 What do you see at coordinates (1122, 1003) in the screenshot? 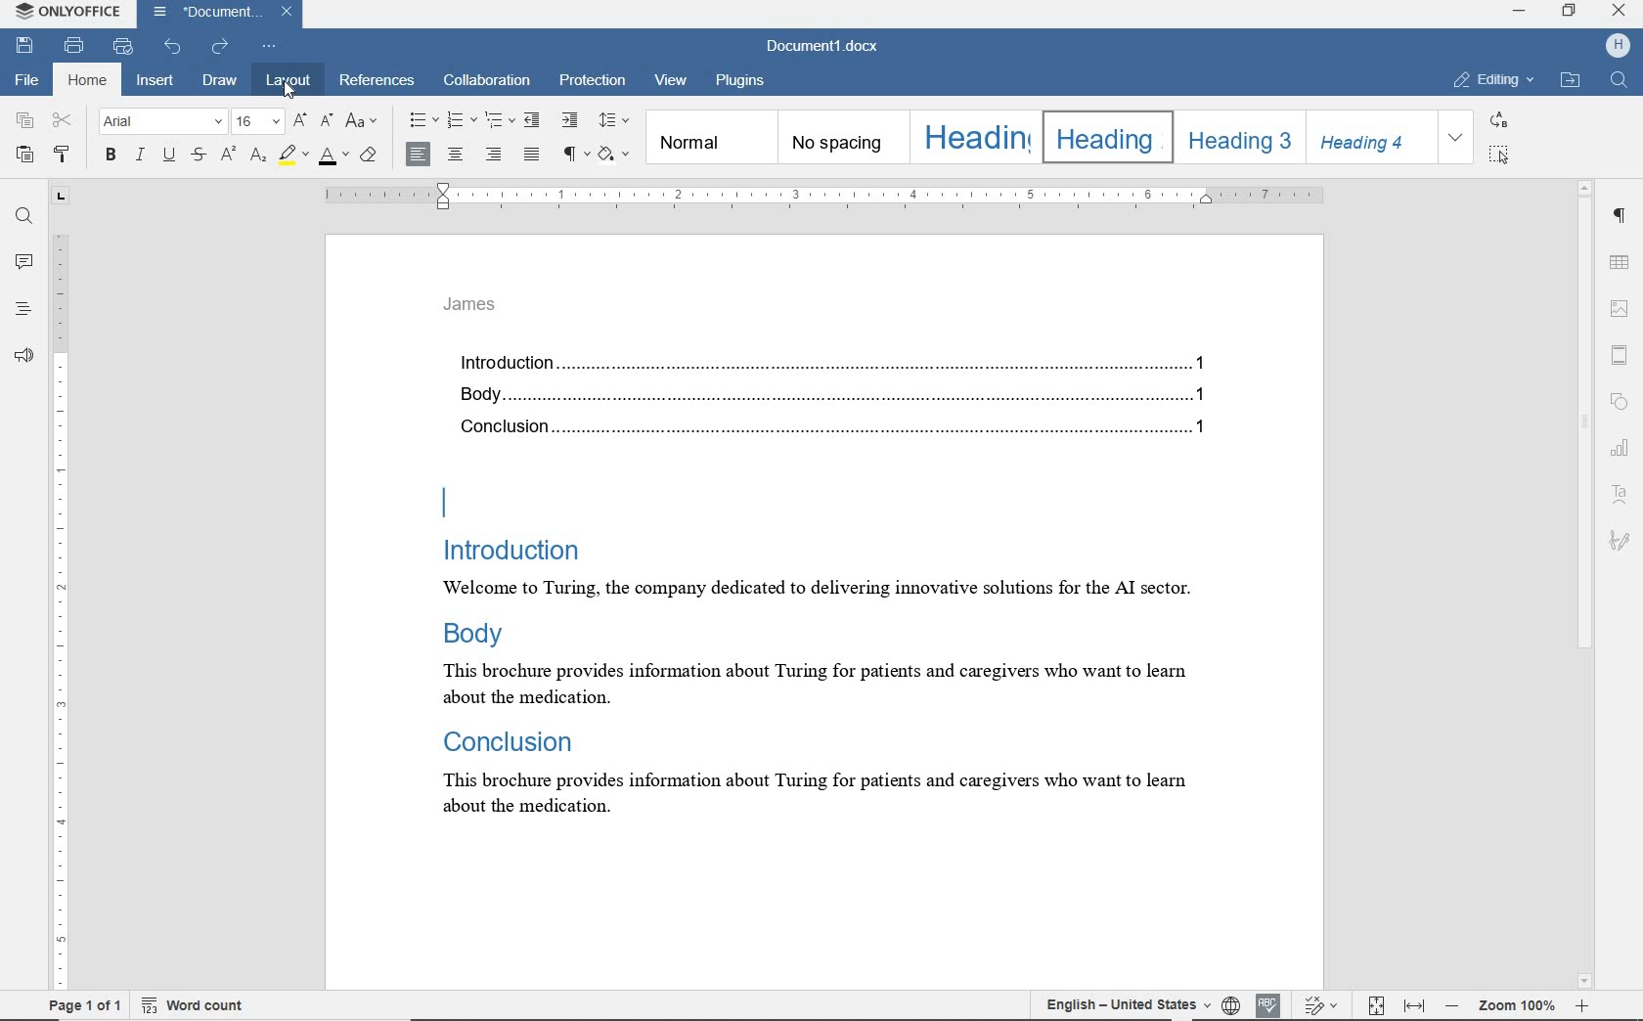
I see `text language` at bounding box center [1122, 1003].